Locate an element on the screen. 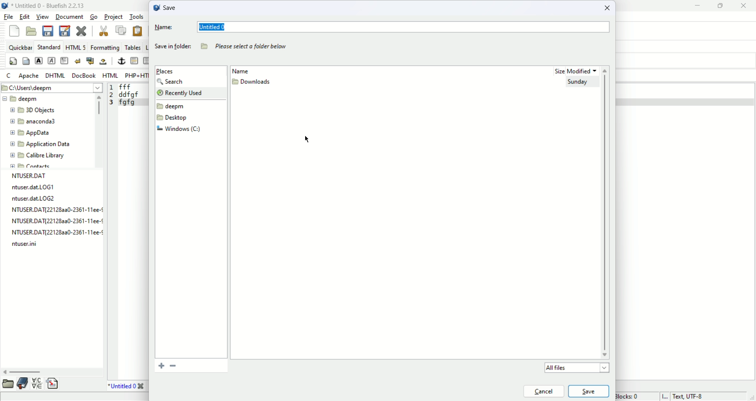 The image size is (756, 401). window is located at coordinates (180, 129).